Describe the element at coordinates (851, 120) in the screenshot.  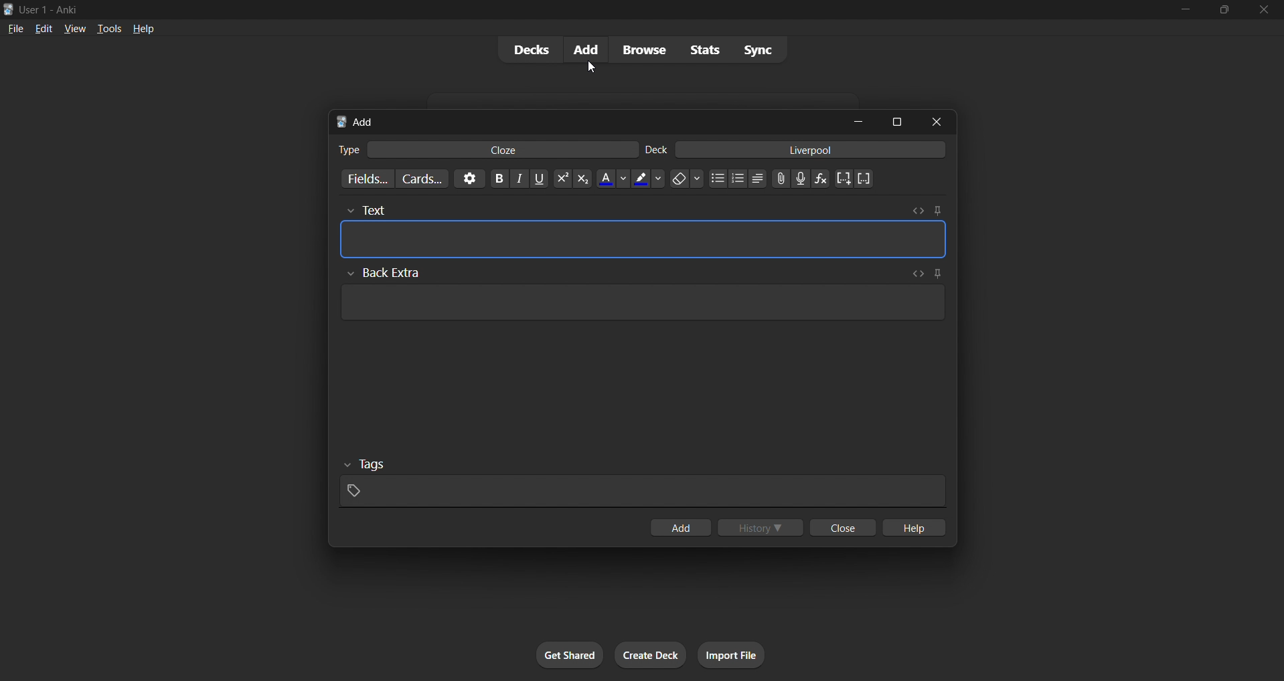
I see `minimize` at that location.